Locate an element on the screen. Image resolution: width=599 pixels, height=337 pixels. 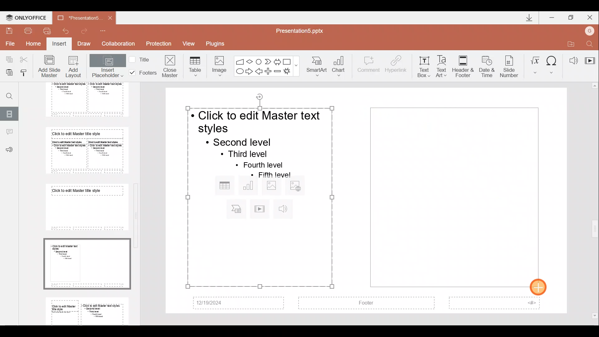
Protection is located at coordinates (158, 45).